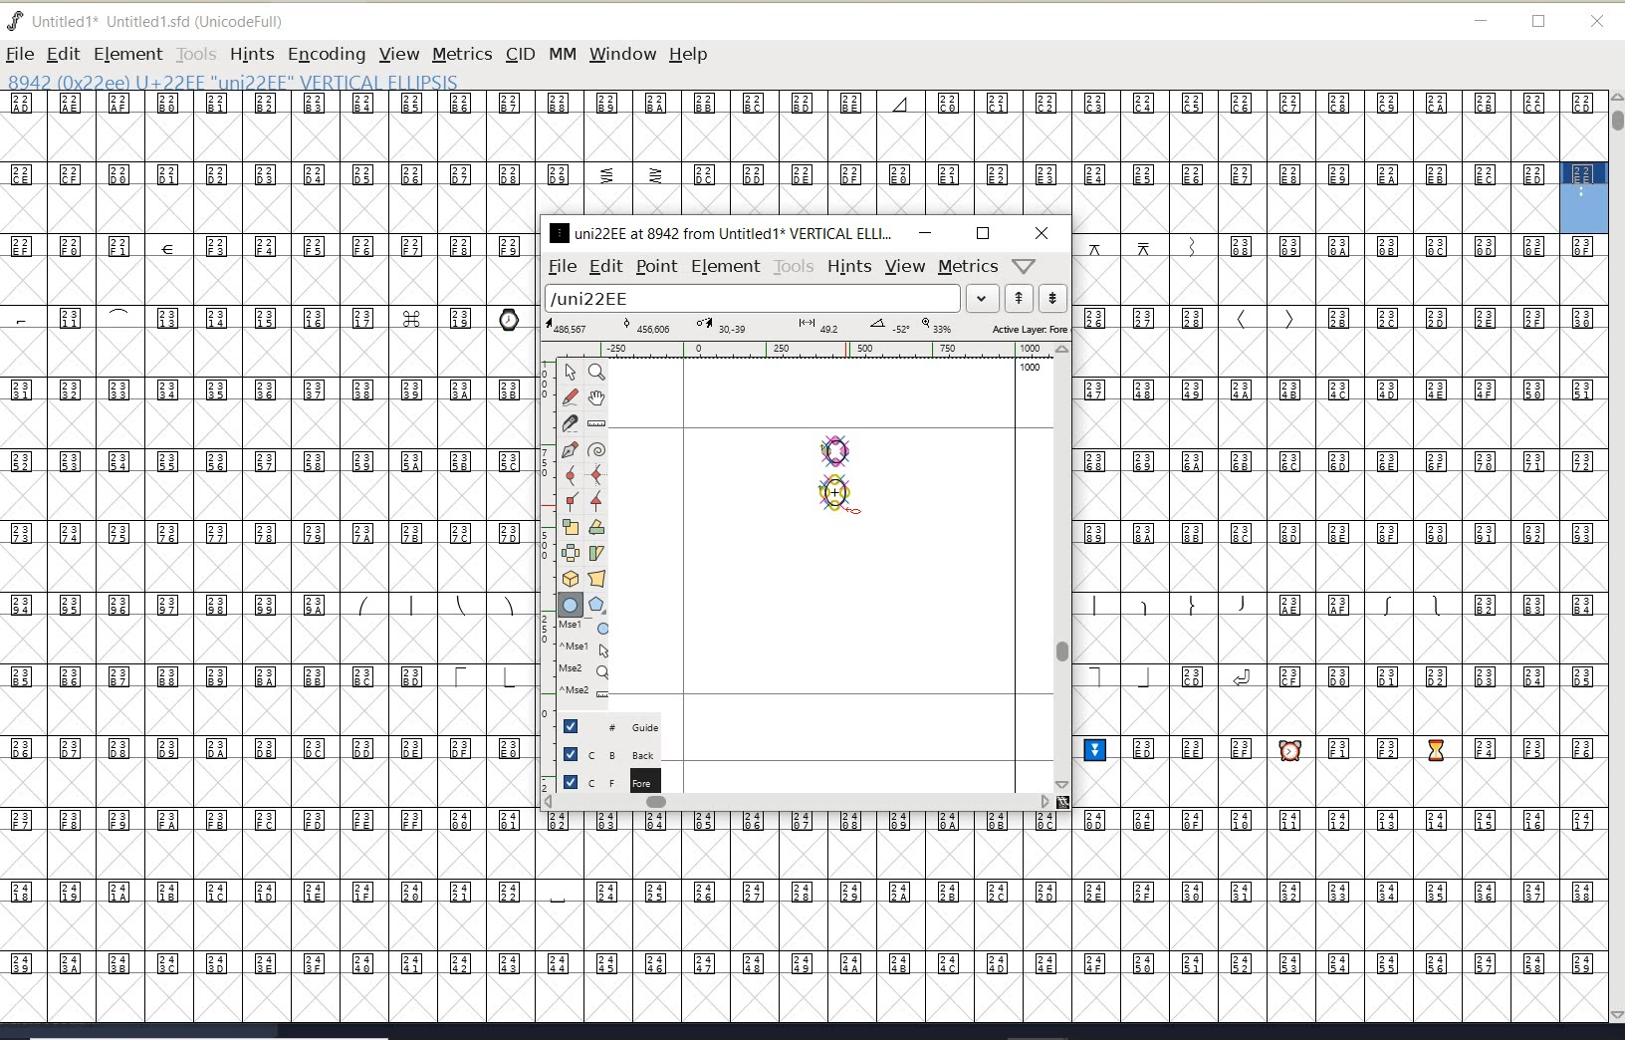 The width and height of the screenshot is (1625, 1040). I want to click on tools, so click(795, 267).